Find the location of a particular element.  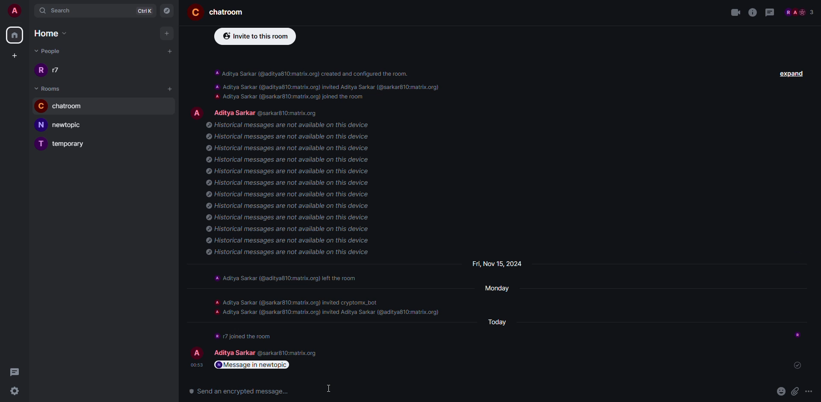

account is located at coordinates (15, 10).